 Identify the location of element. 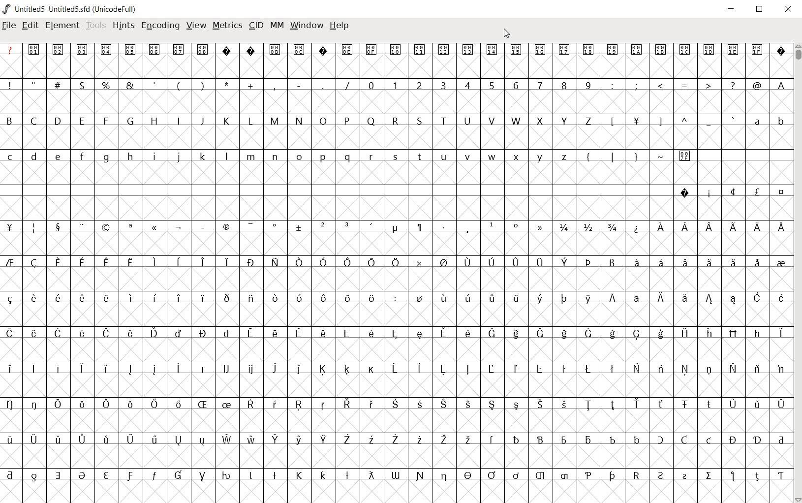
(63, 26).